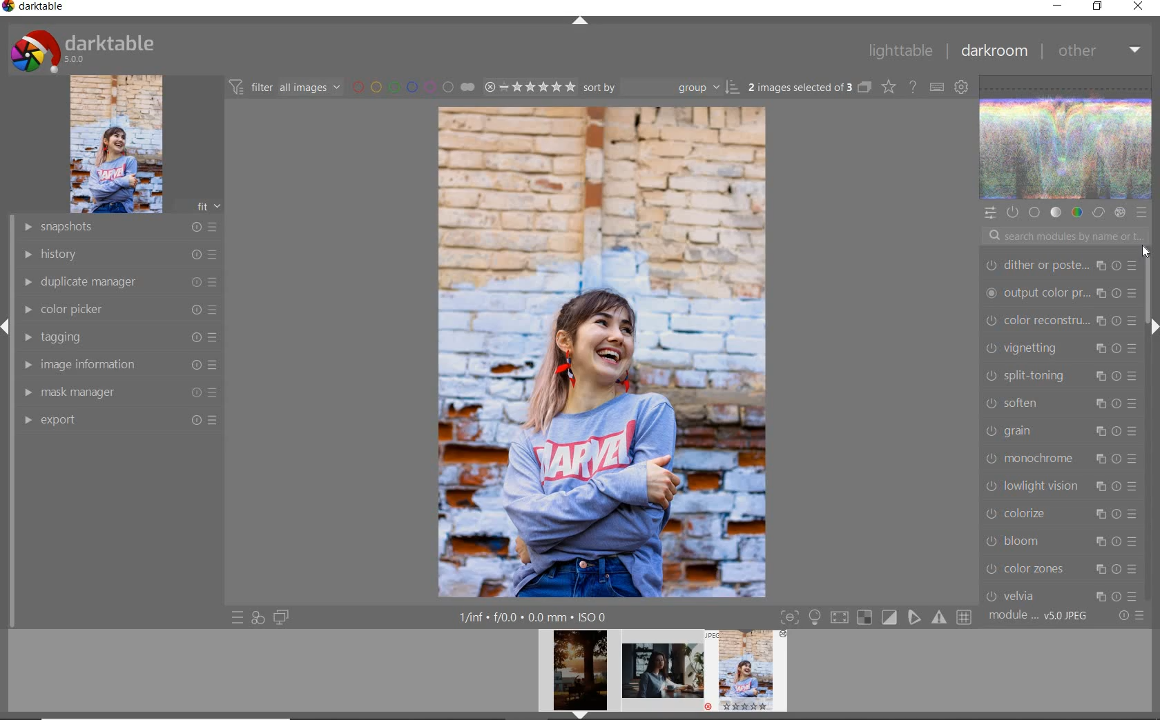 The height and width of the screenshot is (720, 1160). Describe the element at coordinates (1076, 212) in the screenshot. I see `color` at that location.